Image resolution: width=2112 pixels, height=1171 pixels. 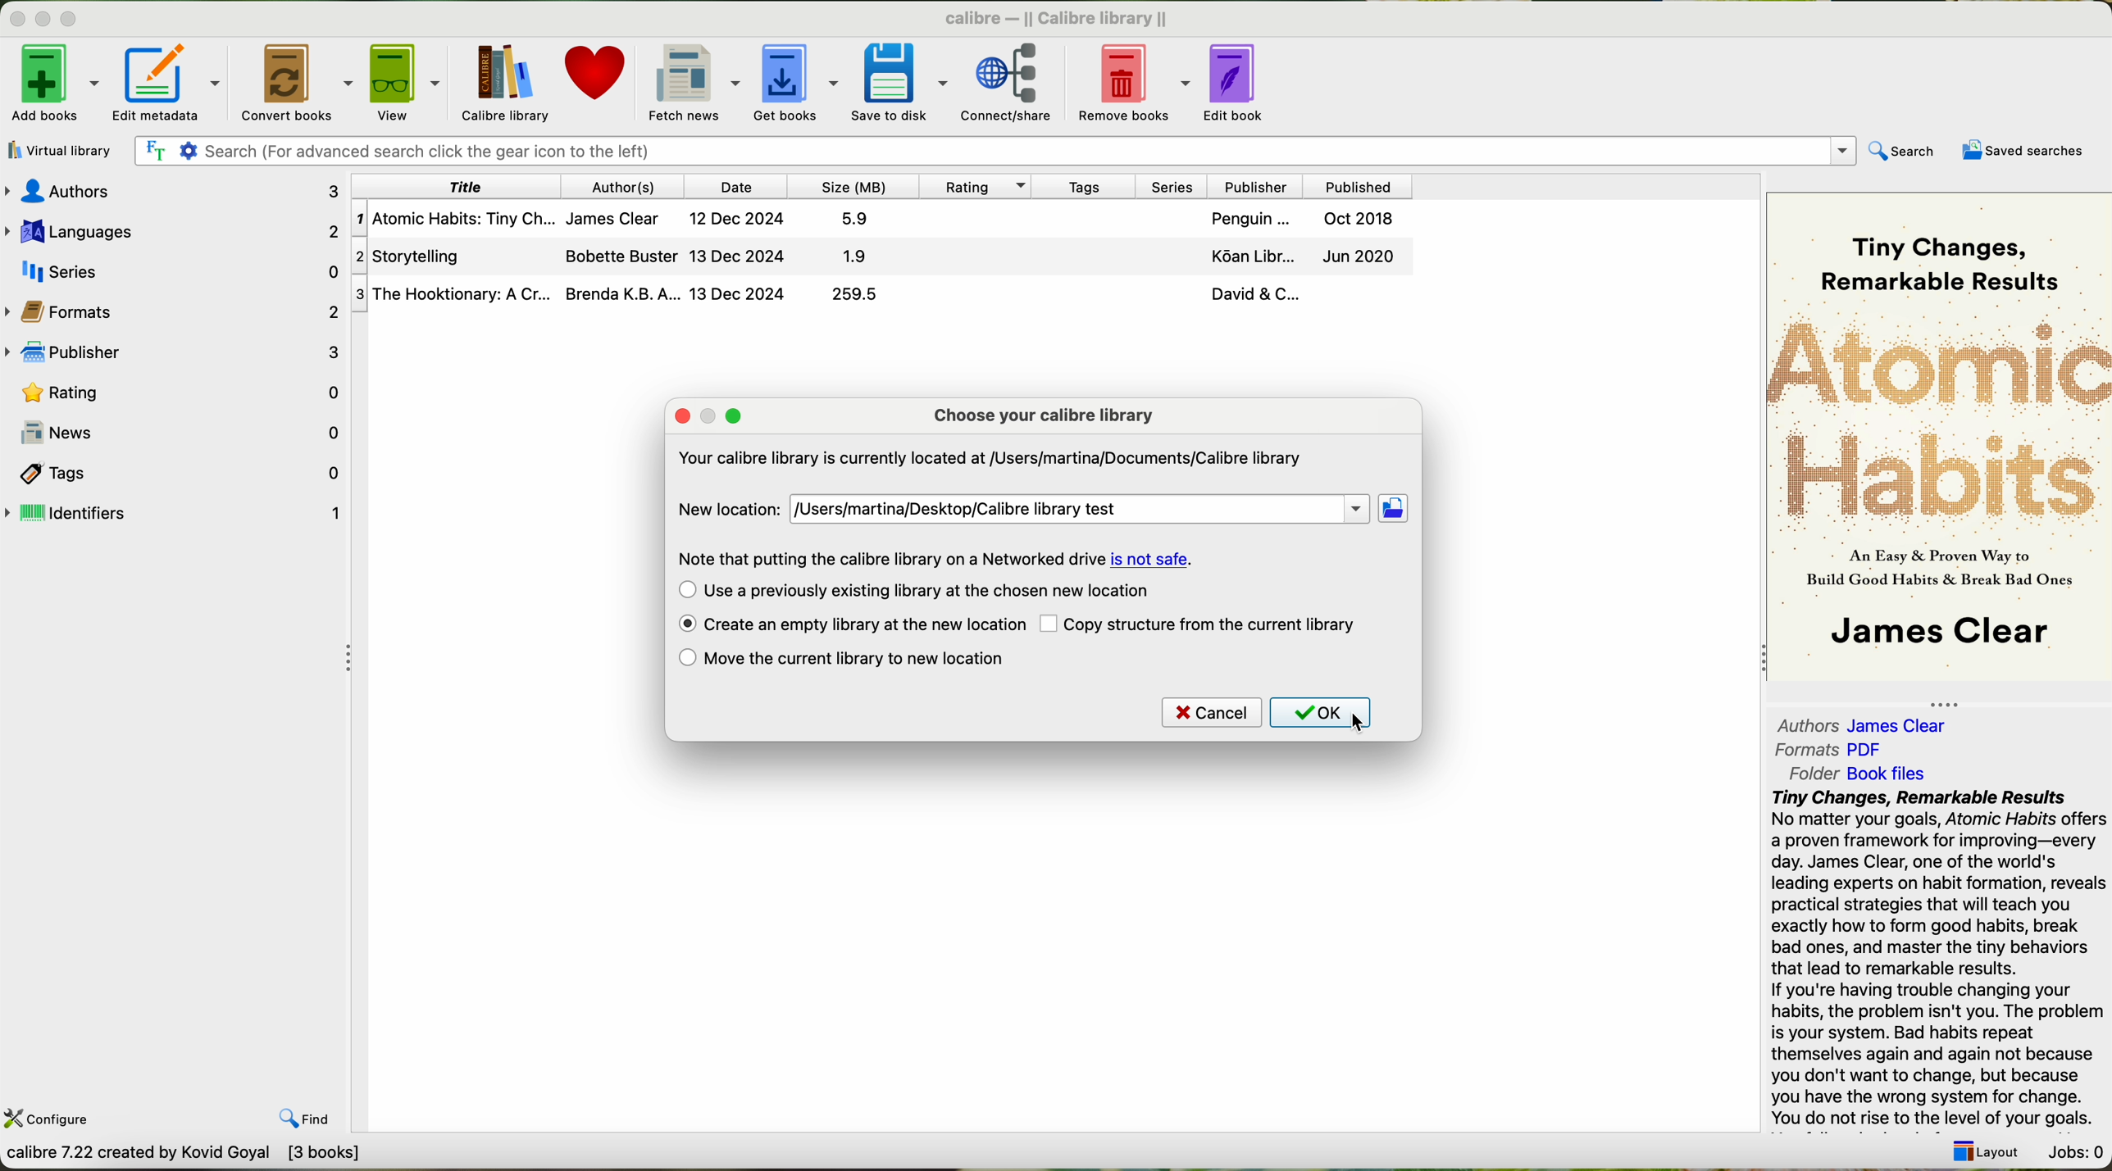 What do you see at coordinates (794, 81) in the screenshot?
I see `get books` at bounding box center [794, 81].